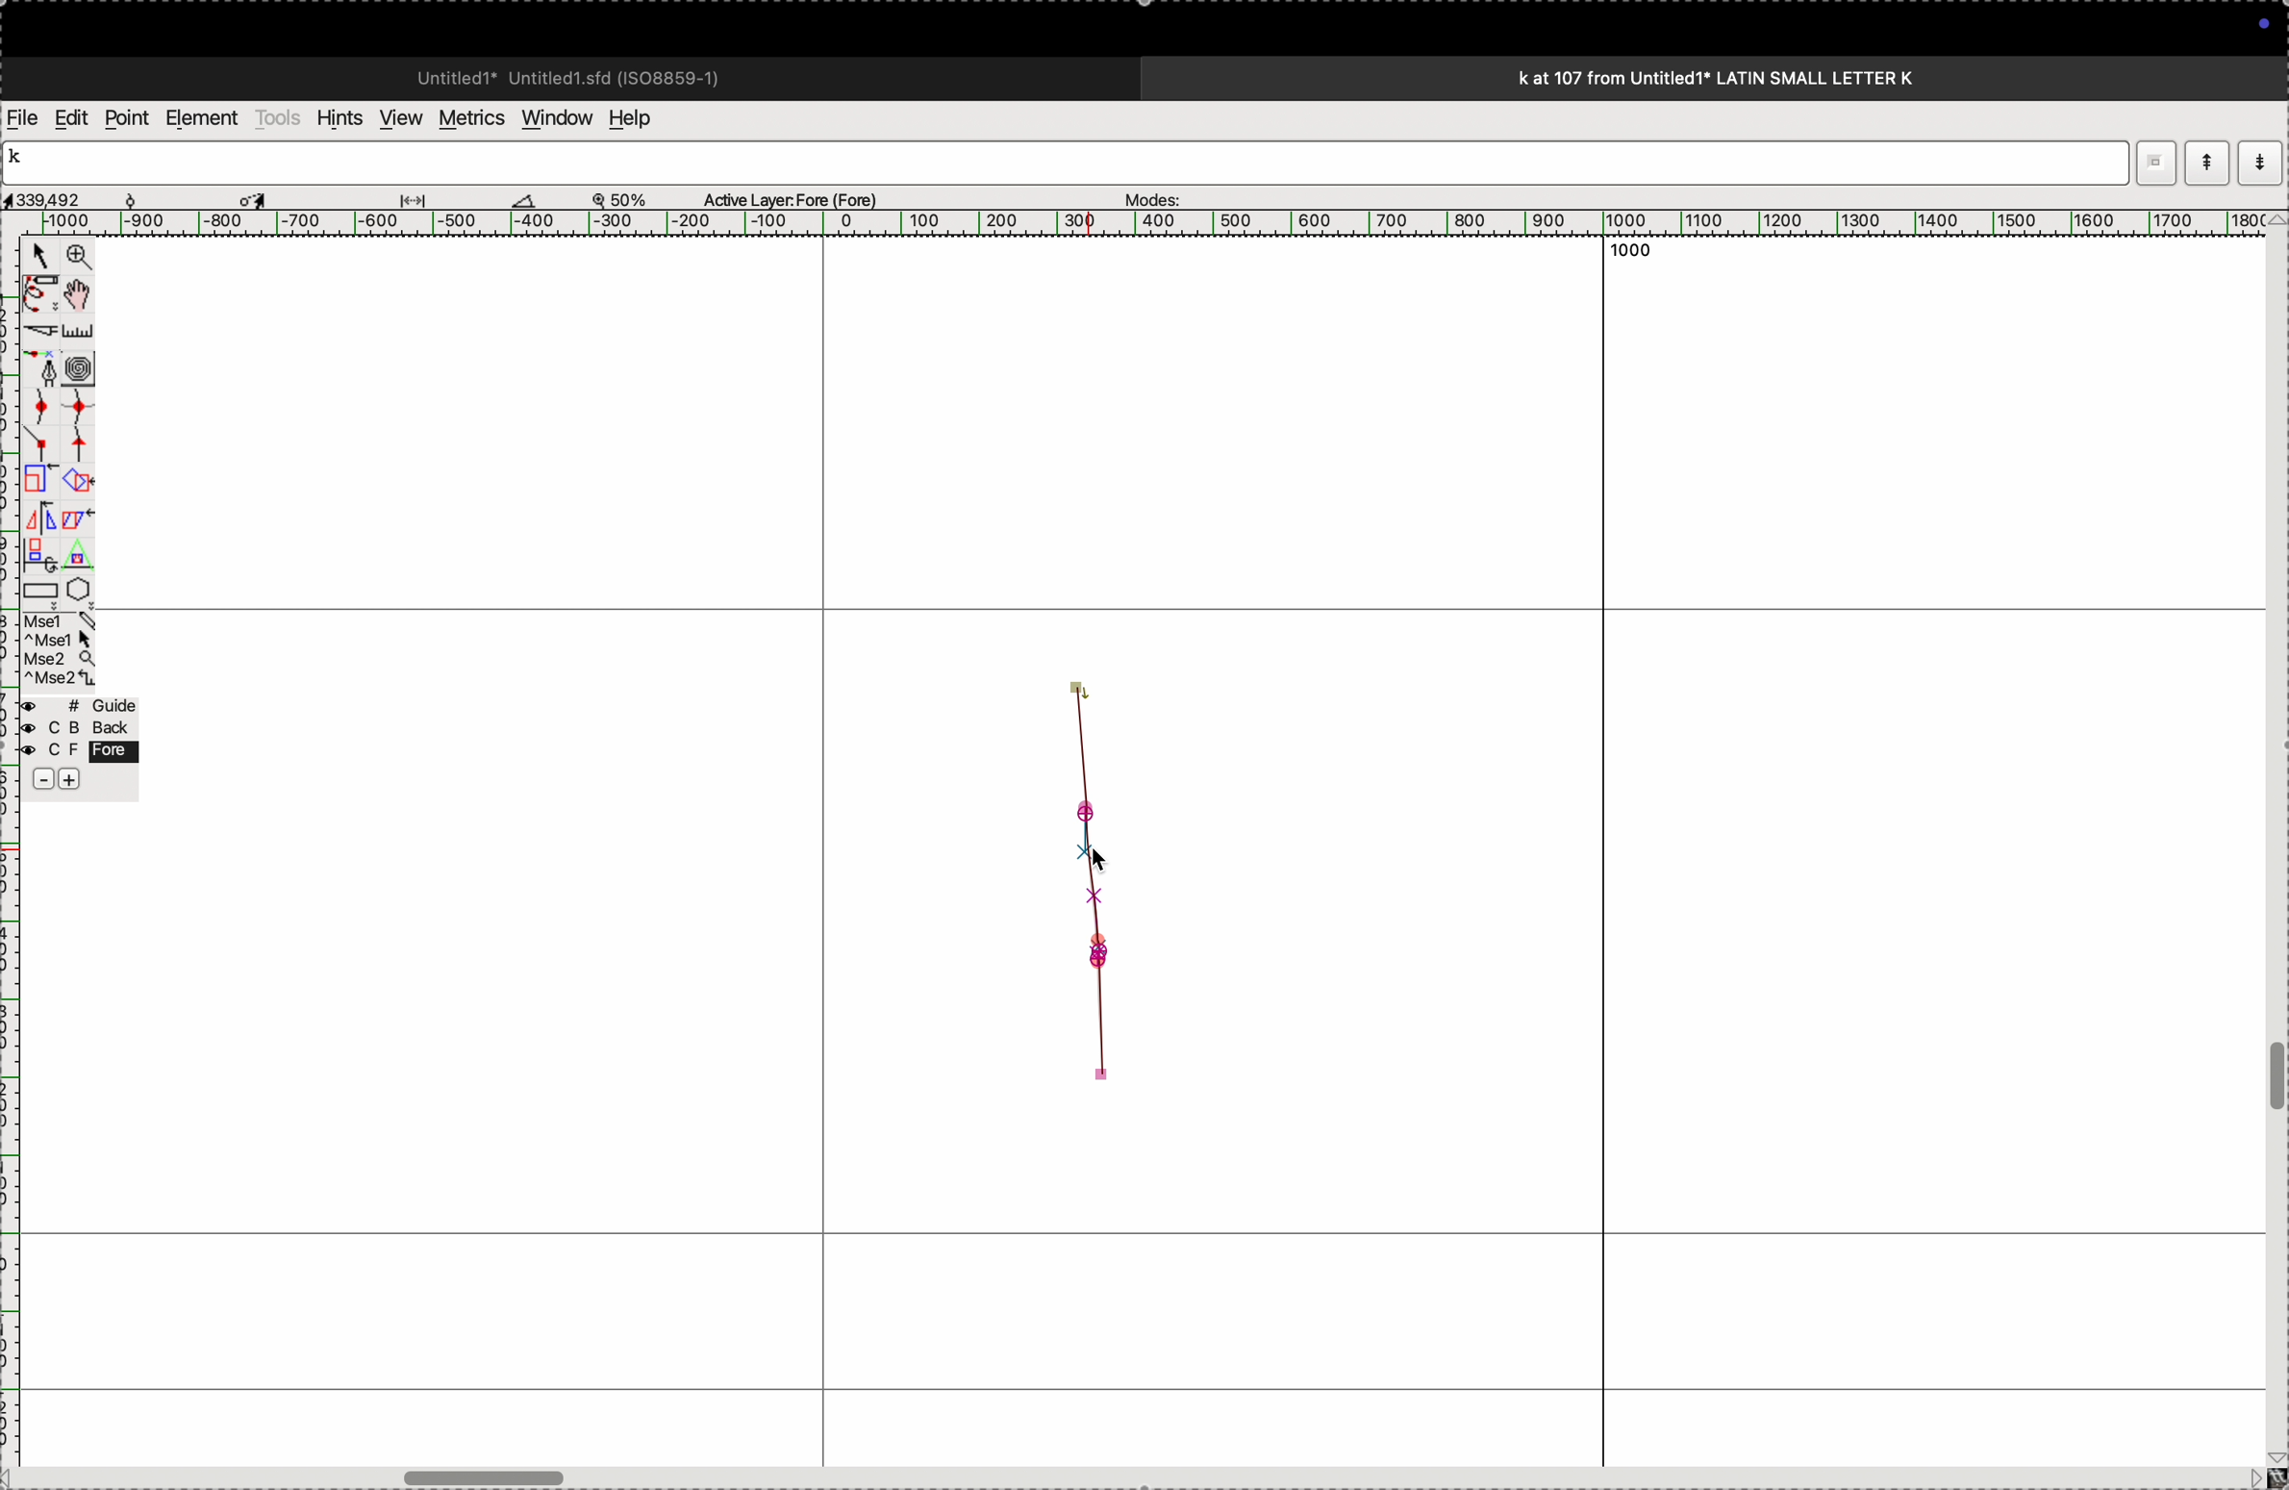 The height and width of the screenshot is (1490, 2289). What do you see at coordinates (84, 294) in the screenshot?
I see `toggle` at bounding box center [84, 294].